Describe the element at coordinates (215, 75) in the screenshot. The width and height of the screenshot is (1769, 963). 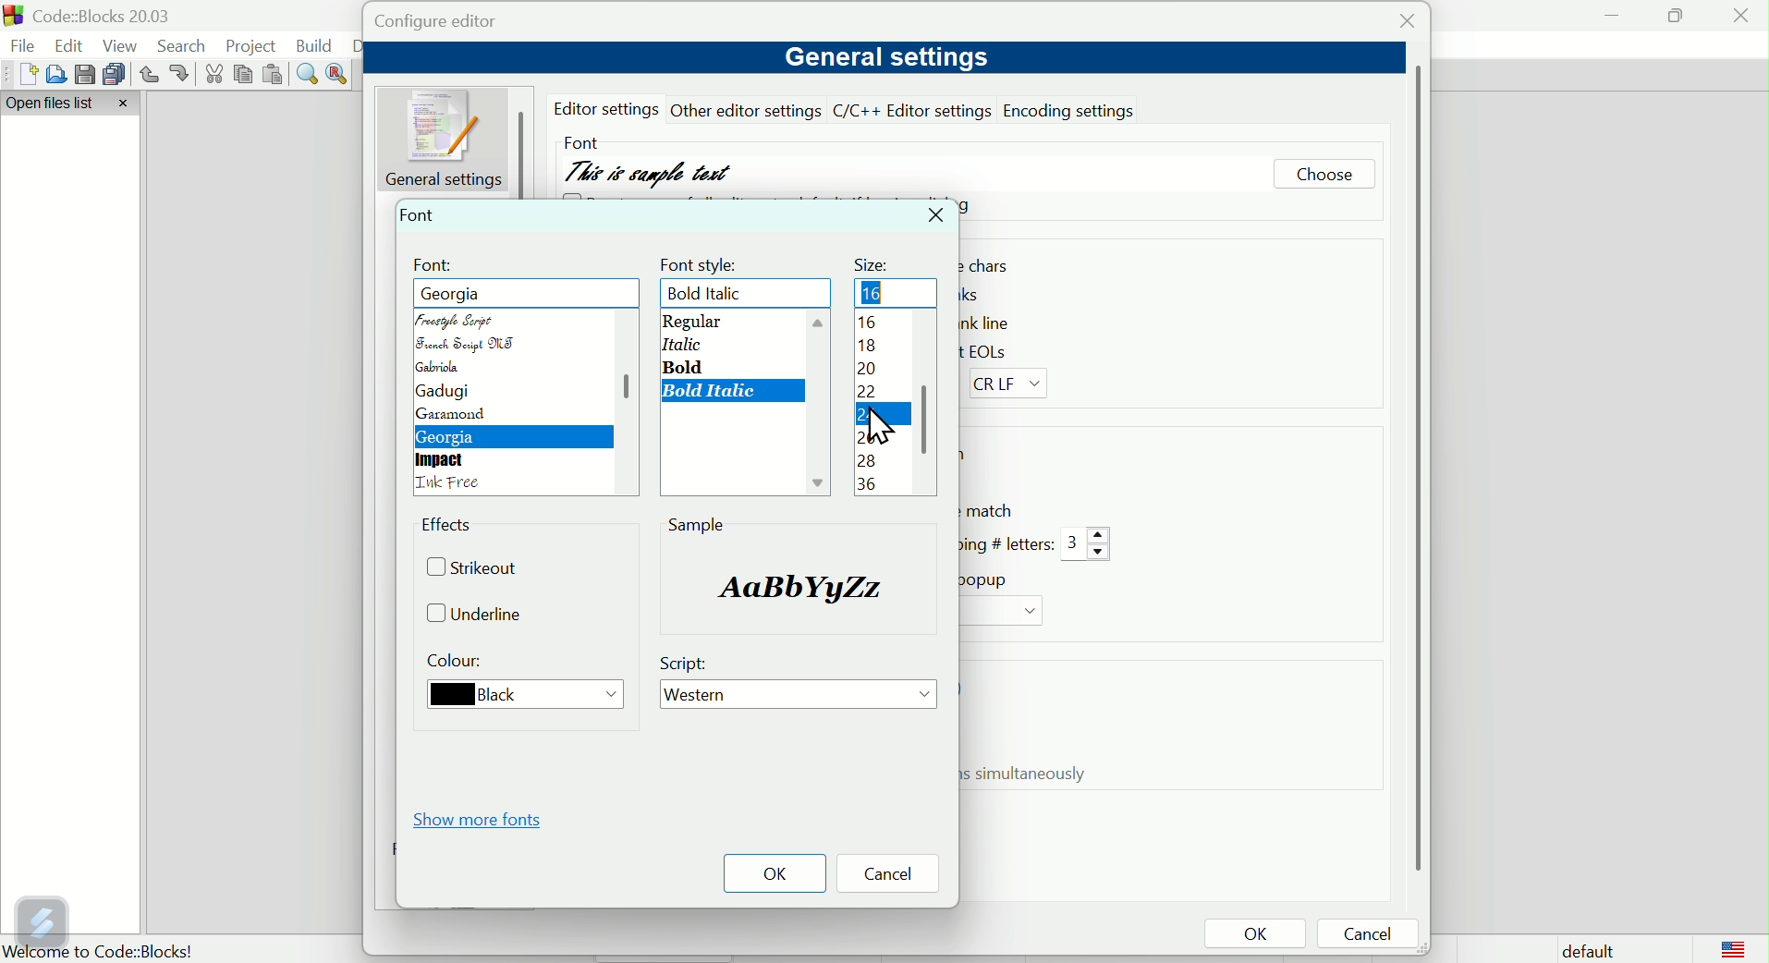
I see `cut` at that location.